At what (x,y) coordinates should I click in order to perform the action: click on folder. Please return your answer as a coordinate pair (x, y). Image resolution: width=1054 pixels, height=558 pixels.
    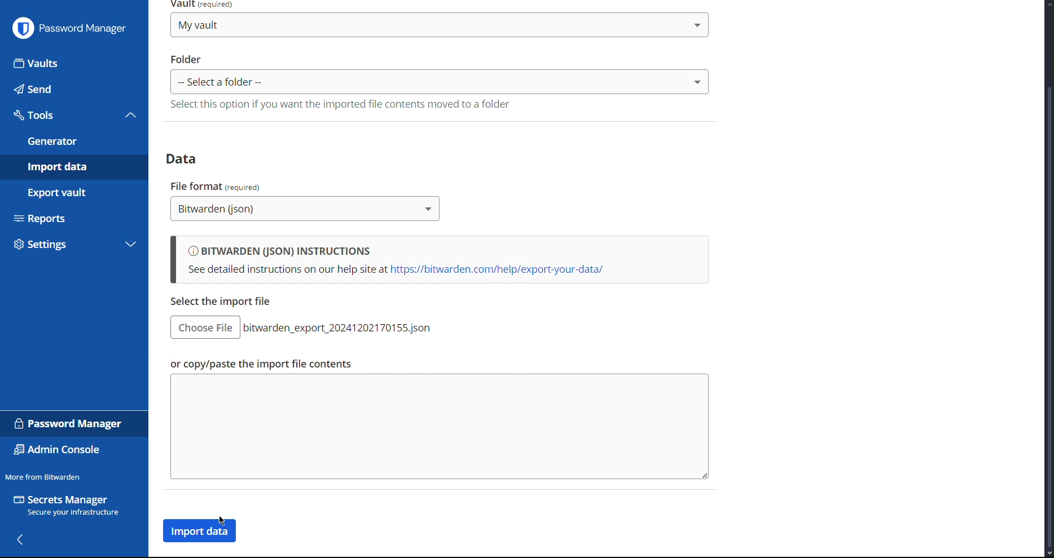
    Looking at the image, I should click on (187, 59).